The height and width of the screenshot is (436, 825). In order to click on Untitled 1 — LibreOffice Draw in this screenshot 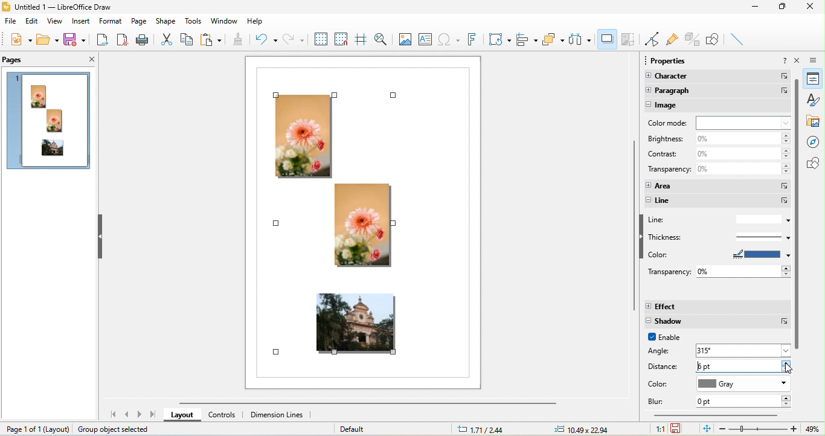, I will do `click(57, 7)`.